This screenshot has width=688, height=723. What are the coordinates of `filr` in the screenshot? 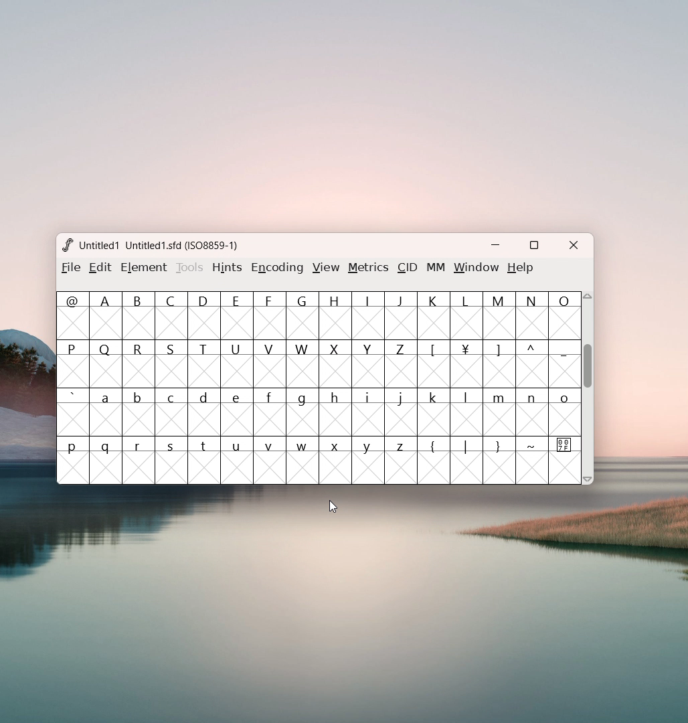 It's located at (71, 268).